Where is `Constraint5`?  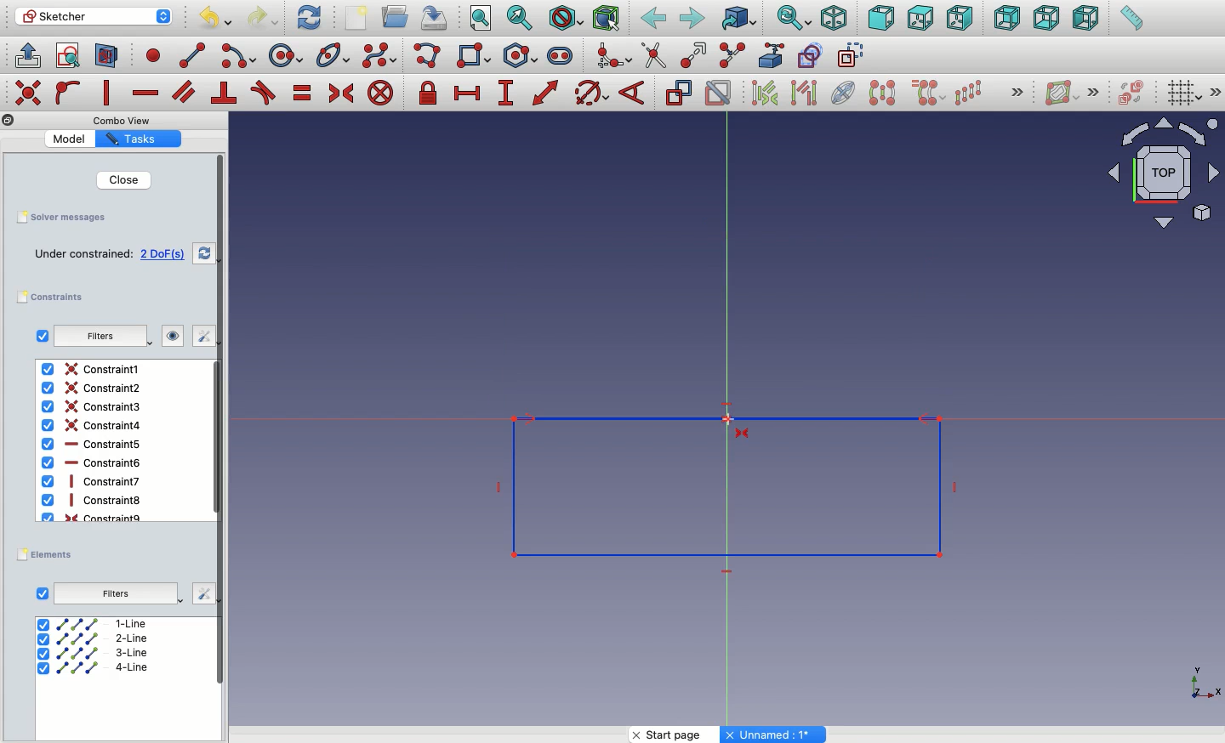 Constraint5 is located at coordinates (93, 445).